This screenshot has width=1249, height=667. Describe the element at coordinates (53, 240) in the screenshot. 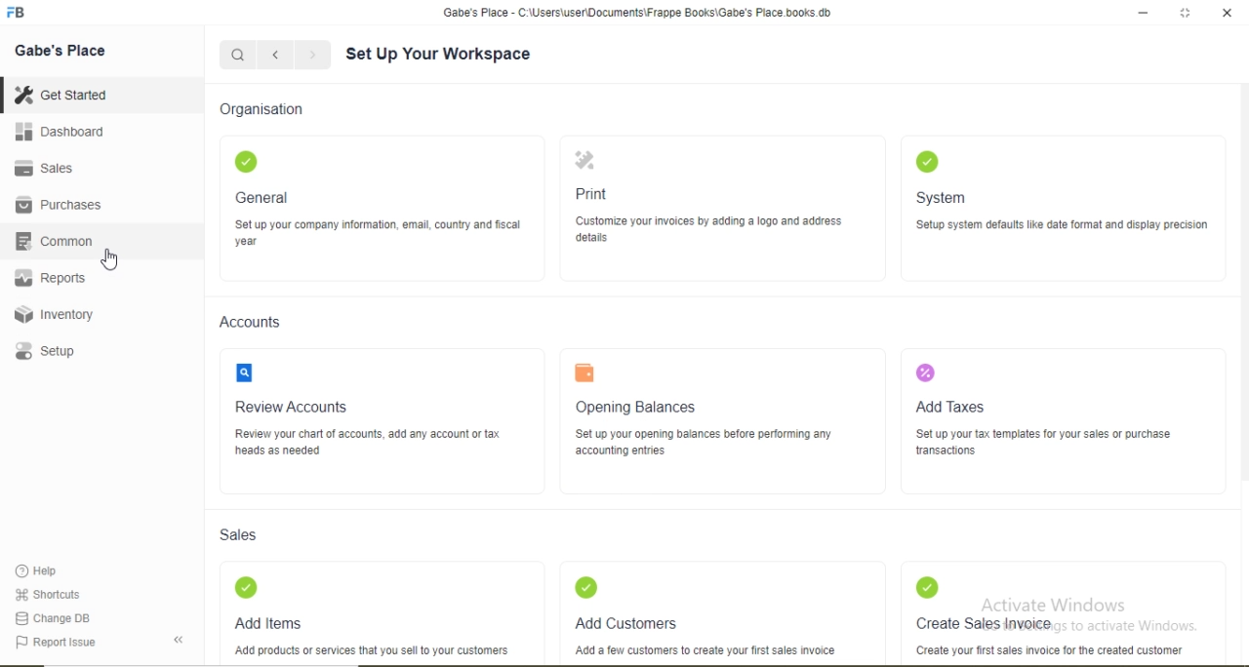

I see `Common` at that location.